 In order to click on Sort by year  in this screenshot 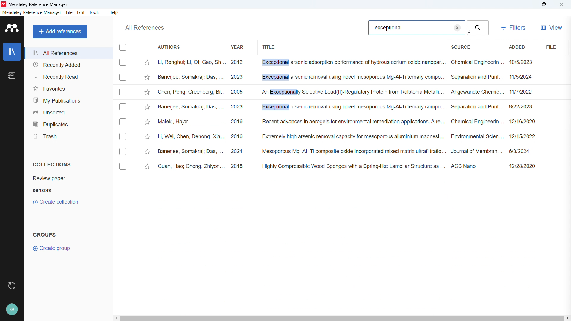, I will do `click(237, 47)`.